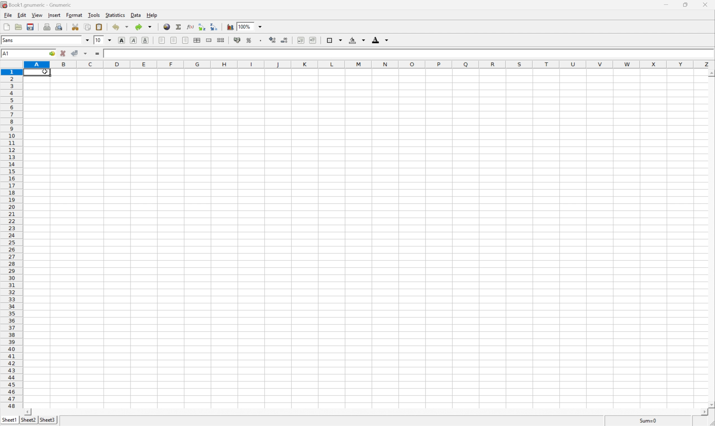 The image size is (715, 426). Describe the element at coordinates (380, 39) in the screenshot. I see `foreground color` at that location.